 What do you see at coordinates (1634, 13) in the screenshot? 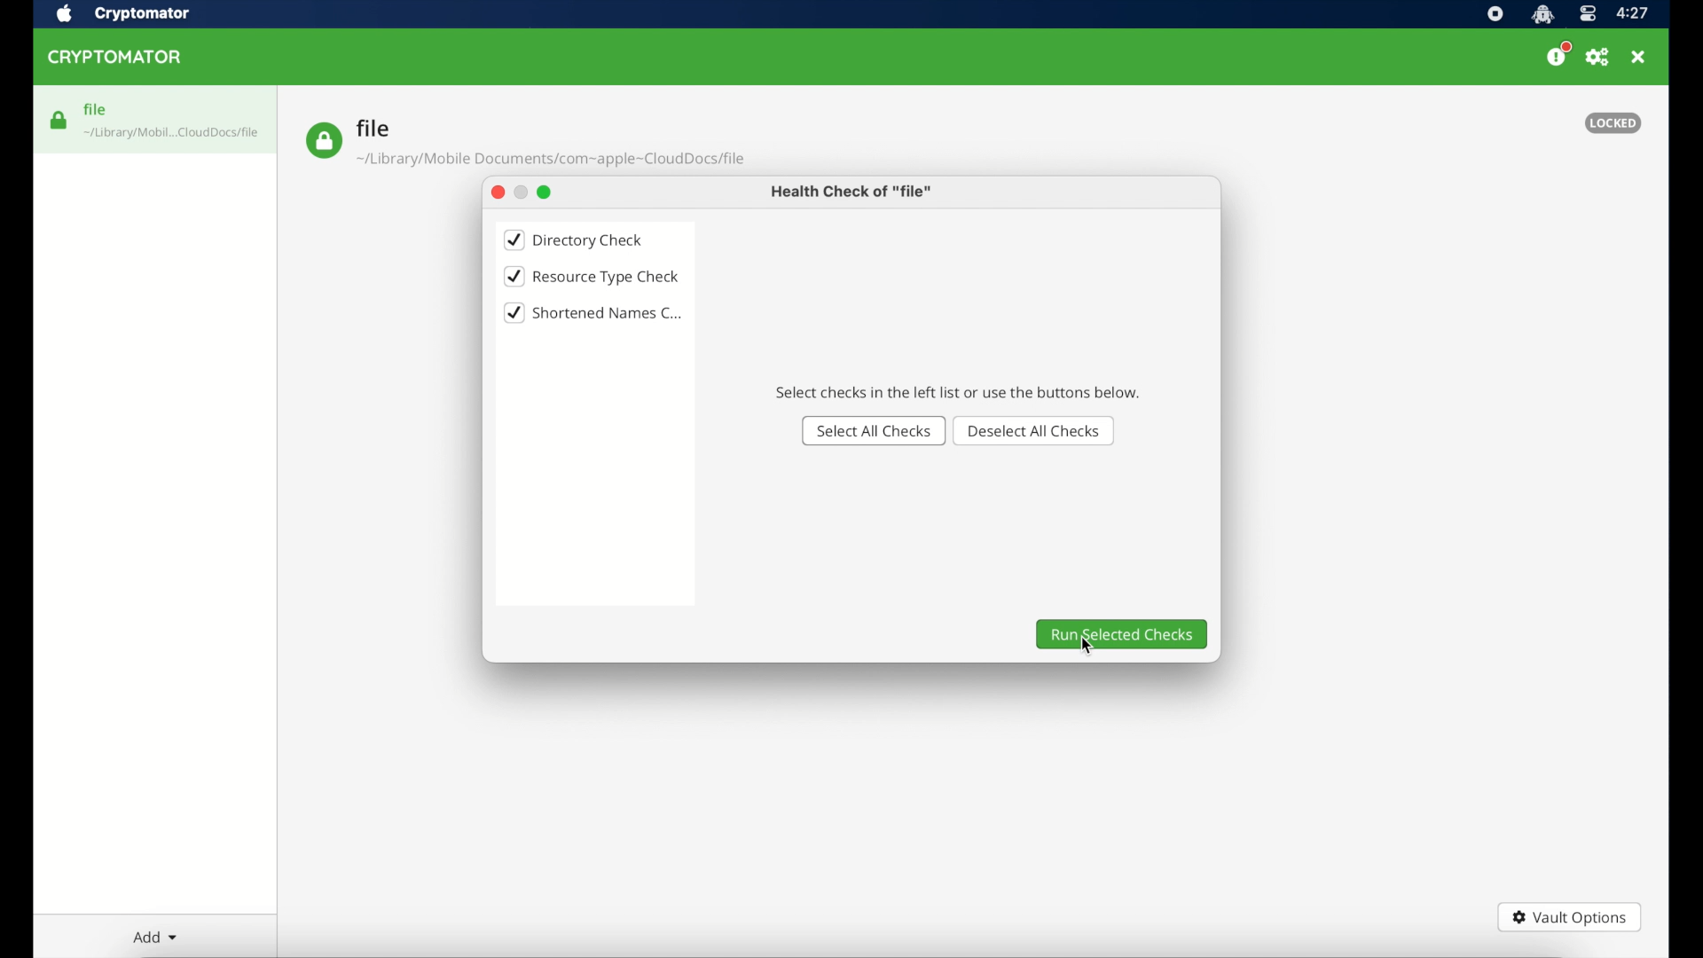
I see `time` at bounding box center [1634, 13].